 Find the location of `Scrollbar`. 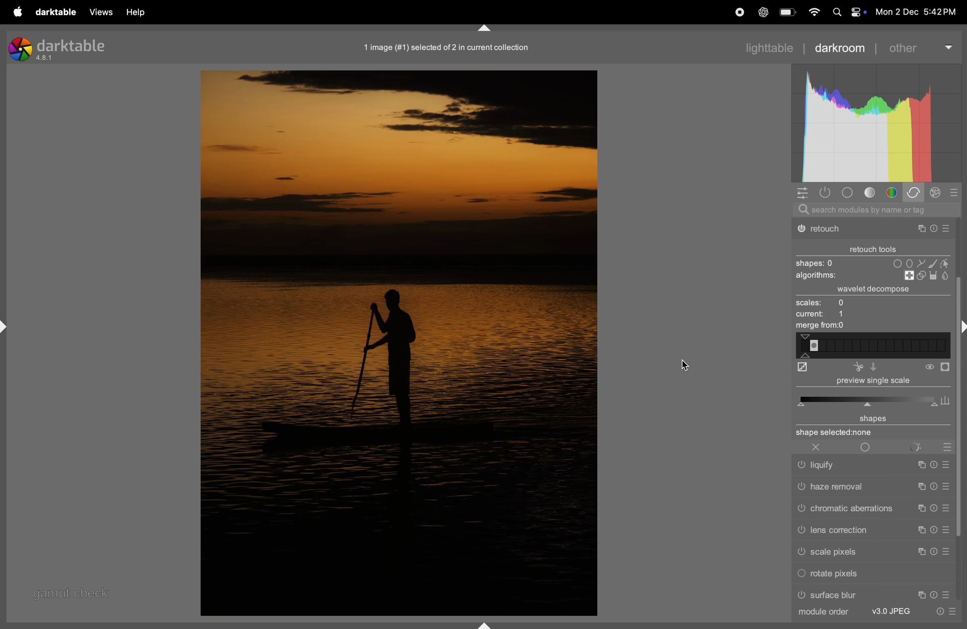

Scrollbar is located at coordinates (961, 459).